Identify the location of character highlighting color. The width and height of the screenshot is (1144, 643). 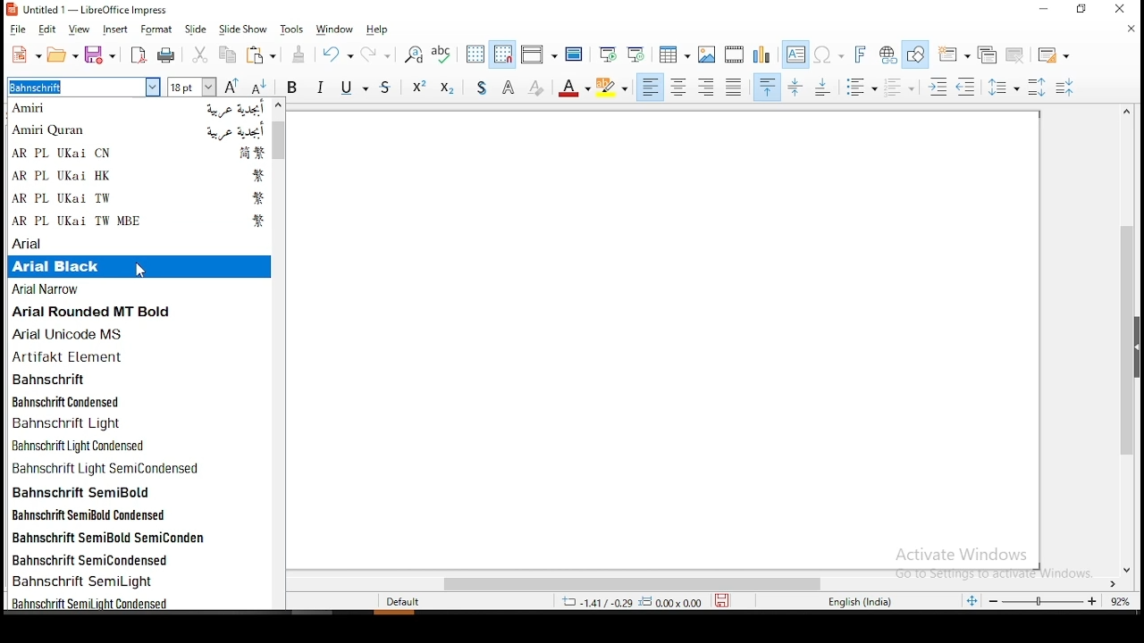
(614, 88).